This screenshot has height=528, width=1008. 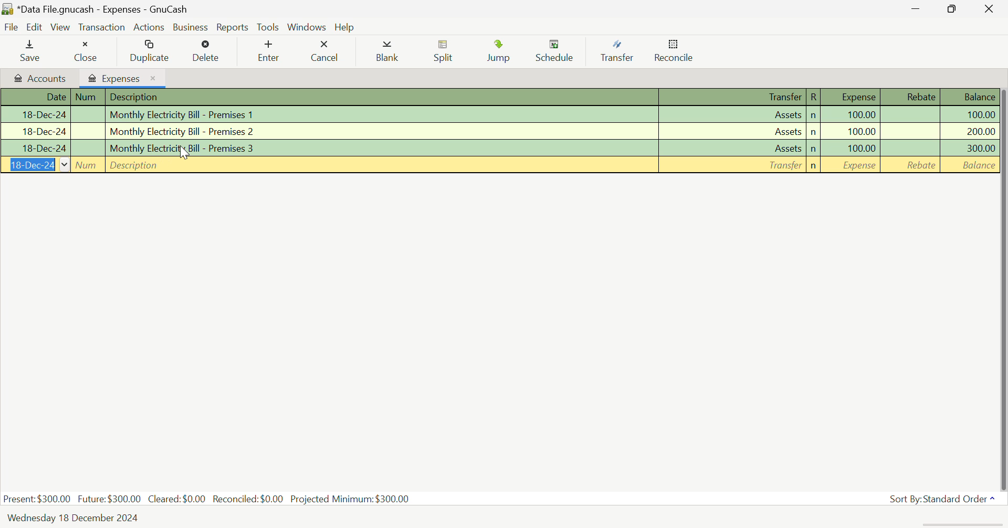 I want to click on Close, so click(x=85, y=51).